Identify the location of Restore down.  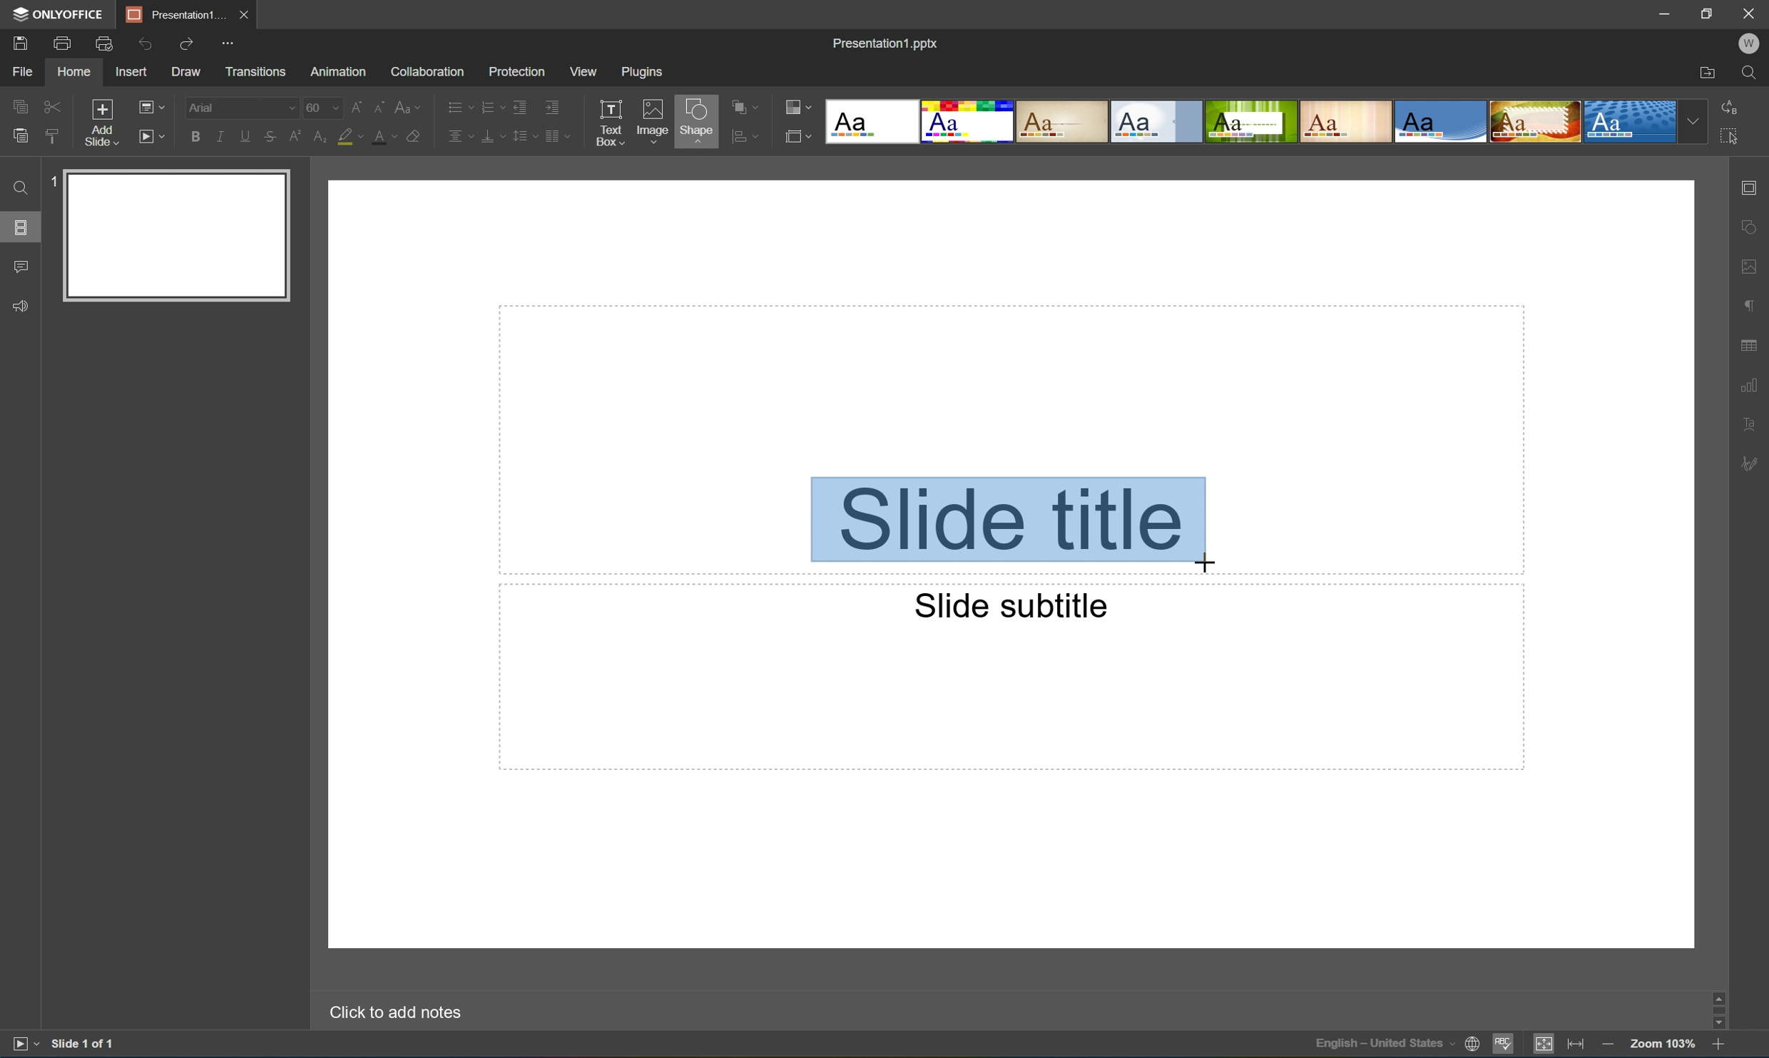
(1704, 14).